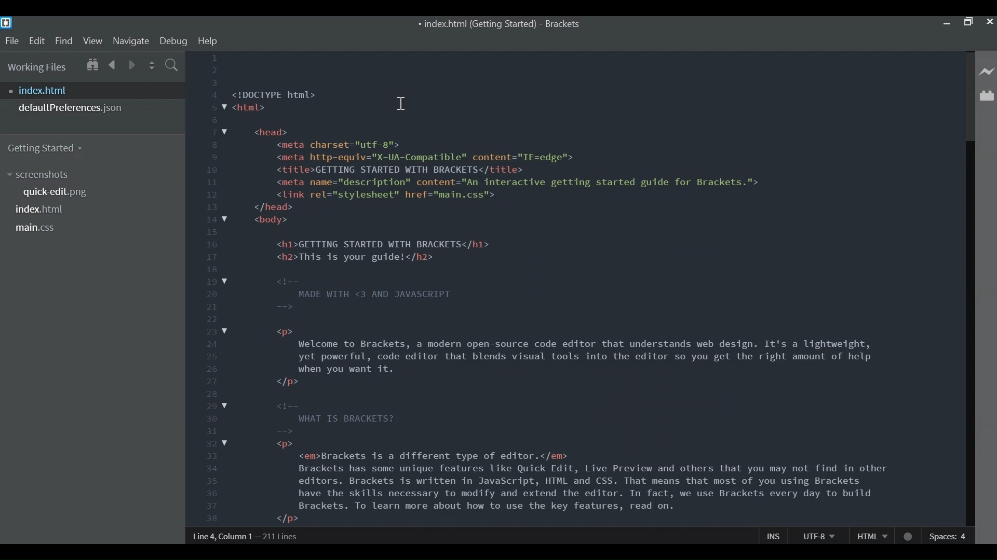 Image resolution: width=997 pixels, height=560 pixels. Describe the element at coordinates (562, 305) in the screenshot. I see `<!DOCTYPE html>
<html>
<head>
<meta charset="utf-8">
<meta http-equiv="X-UA-Compatible" content="IE=edge">
<title>GETTING STARTED WITH BRACKETS</title>
<meta name="description" content="An interactive getting started guide for Brackets.">
<link rel="stylesheet" href="main.css">
</head>
<body>
<h1>GETTING STARTED WITH BRACKETS</h1>
<h2>This is your guide!</h2>
MADE WITH <3 AND JAVASCRIPT
<p>
Welcome to Brackets, a modern open-source code editor that understands web design. It's a lightweight,
yet powerful, code editor that blends visual tools into the editor so you get the right amount of help
when you want it.
</p>
WHAT IS BRACKETS?
<p>
<em>Brackets is a different type of editor.</em>
Brackets has some unique features like Quick Edit, Live Preview and others that you may not find in other
editors. Brackets is written in JavaScript, HTML and CSS. That means that most of you using Brackets
have the skills necessary to modify and extend the editor. In fact, we use Brackets every day to build
Brackets. To learn more about how to use the key features, read on.
</p>` at that location.